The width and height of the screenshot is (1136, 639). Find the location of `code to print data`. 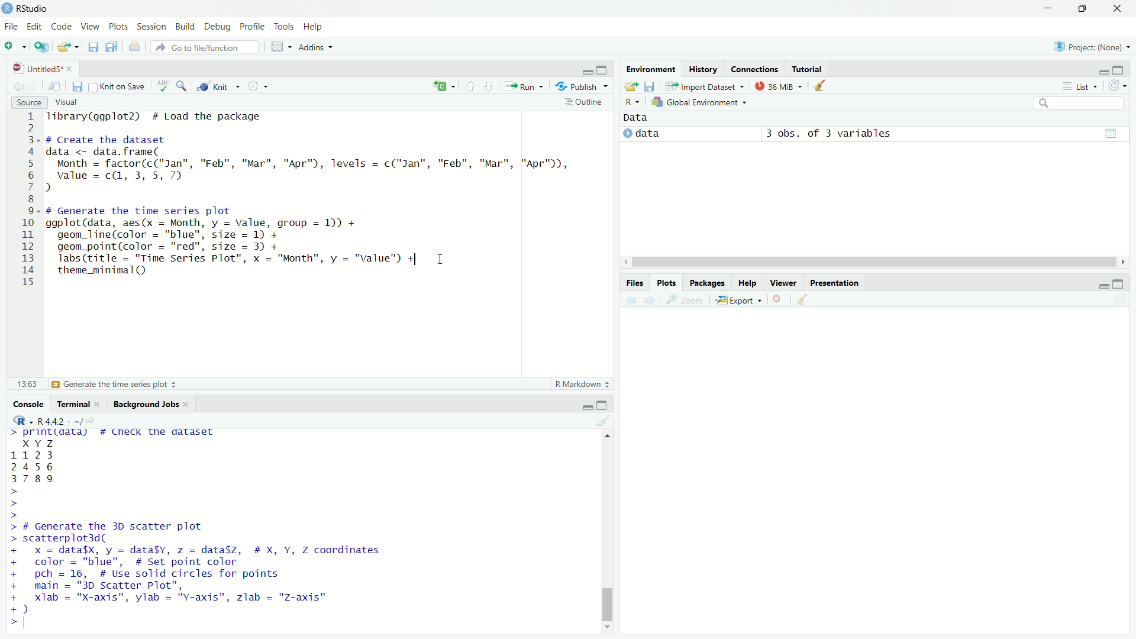

code to print data is located at coordinates (117, 434).